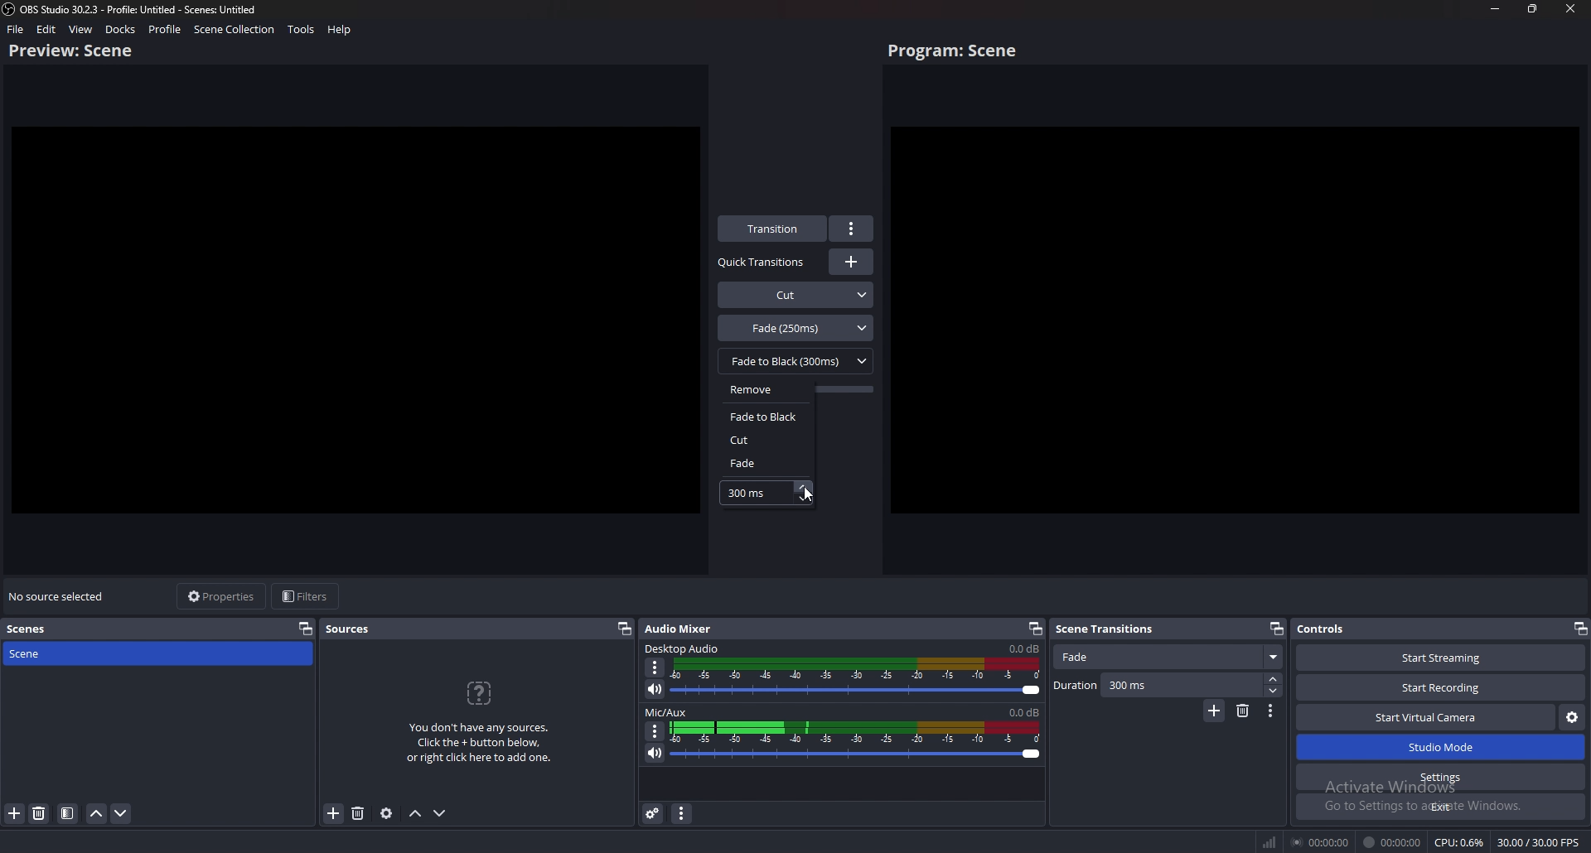 This screenshot has width=1591, height=853. Describe the element at coordinates (795, 360) in the screenshot. I see `Fate to black(300ms)` at that location.